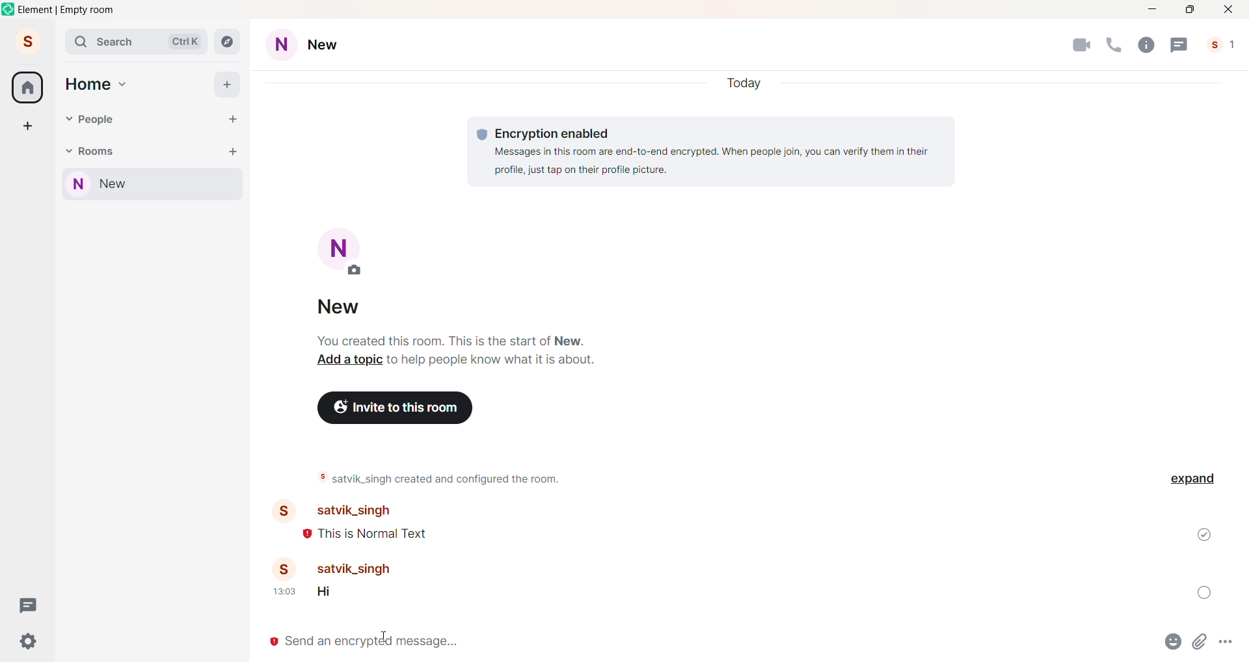 The height and width of the screenshot is (662, 1249). Describe the element at coordinates (1174, 643) in the screenshot. I see `Emojis` at that location.